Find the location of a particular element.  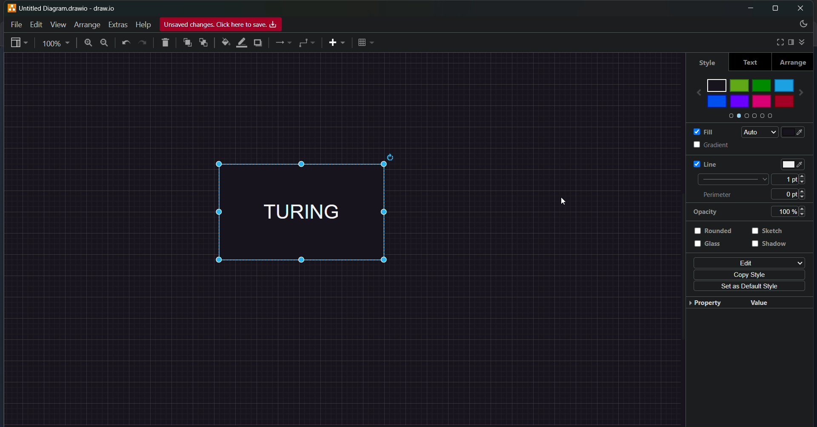

100% is located at coordinates (792, 211).